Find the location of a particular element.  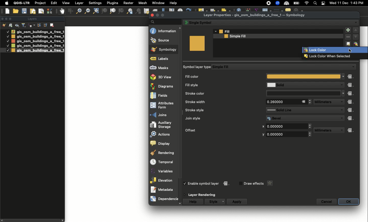

Fill color is located at coordinates (263, 77).